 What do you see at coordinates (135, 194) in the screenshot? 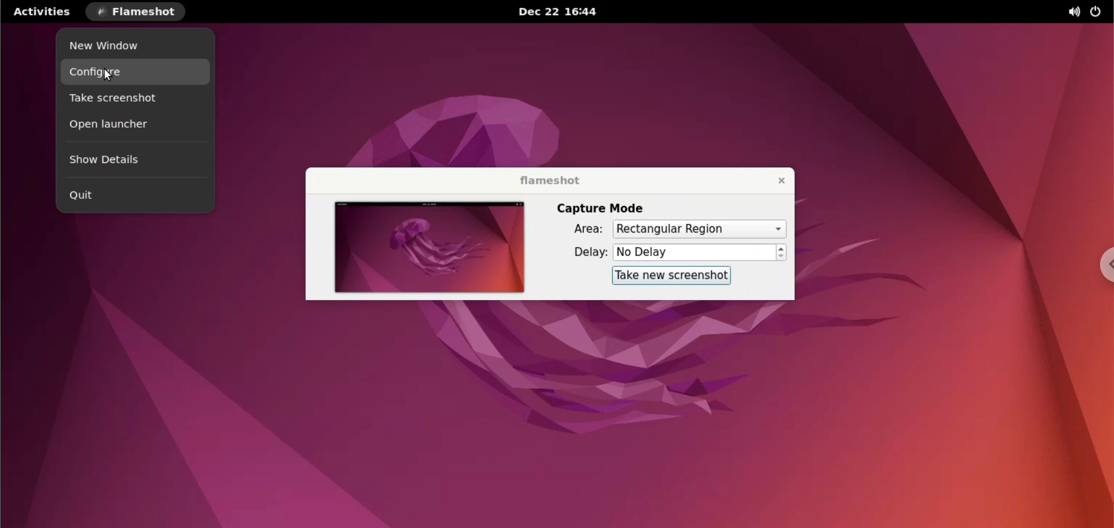
I see `quit` at bounding box center [135, 194].